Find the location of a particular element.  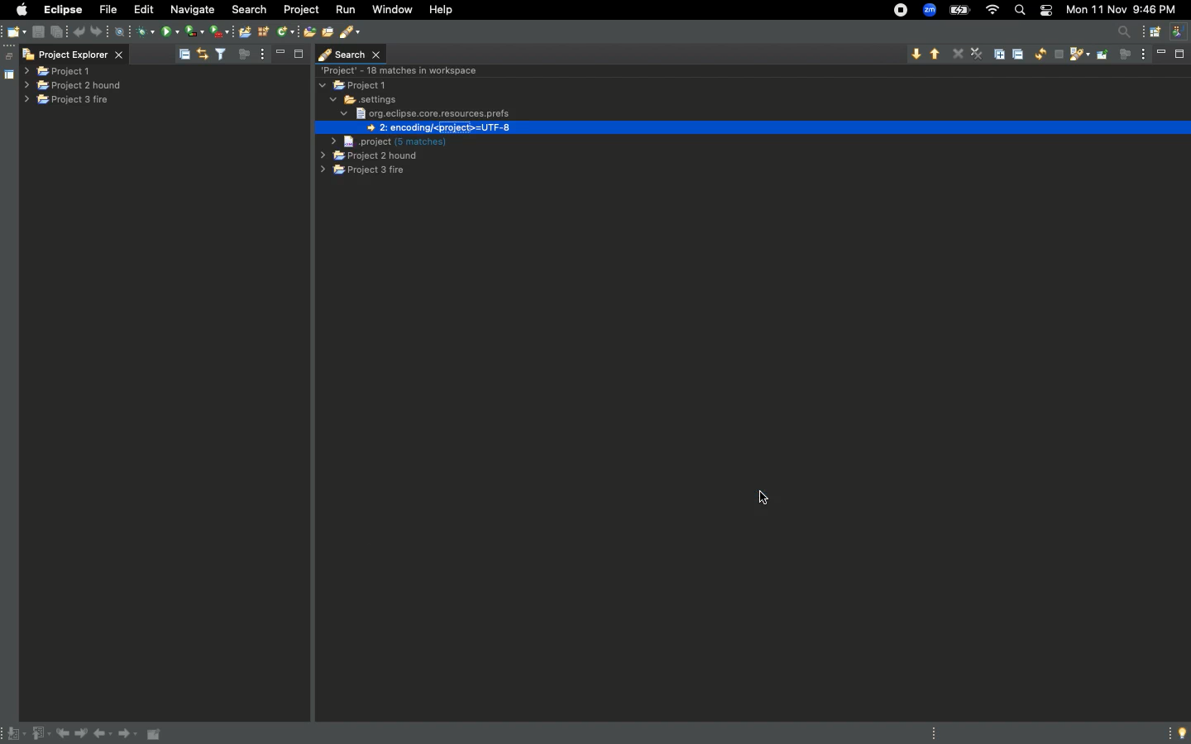

Forward is located at coordinates (129, 736).